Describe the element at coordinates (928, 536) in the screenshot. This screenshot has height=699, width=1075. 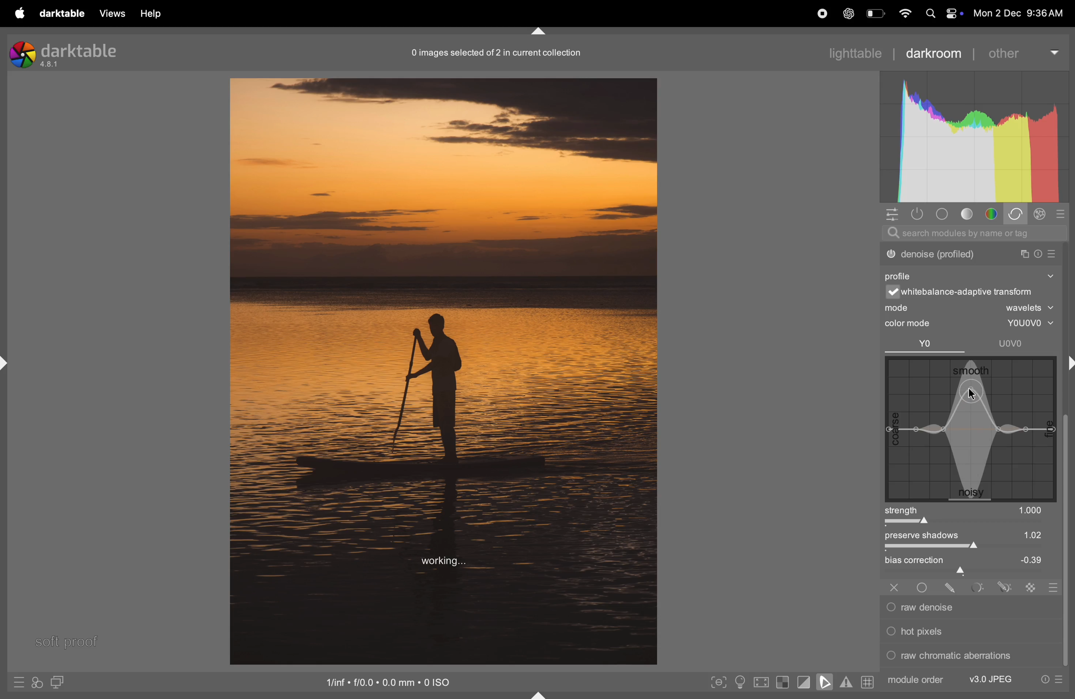
I see `preserve shadows` at that location.